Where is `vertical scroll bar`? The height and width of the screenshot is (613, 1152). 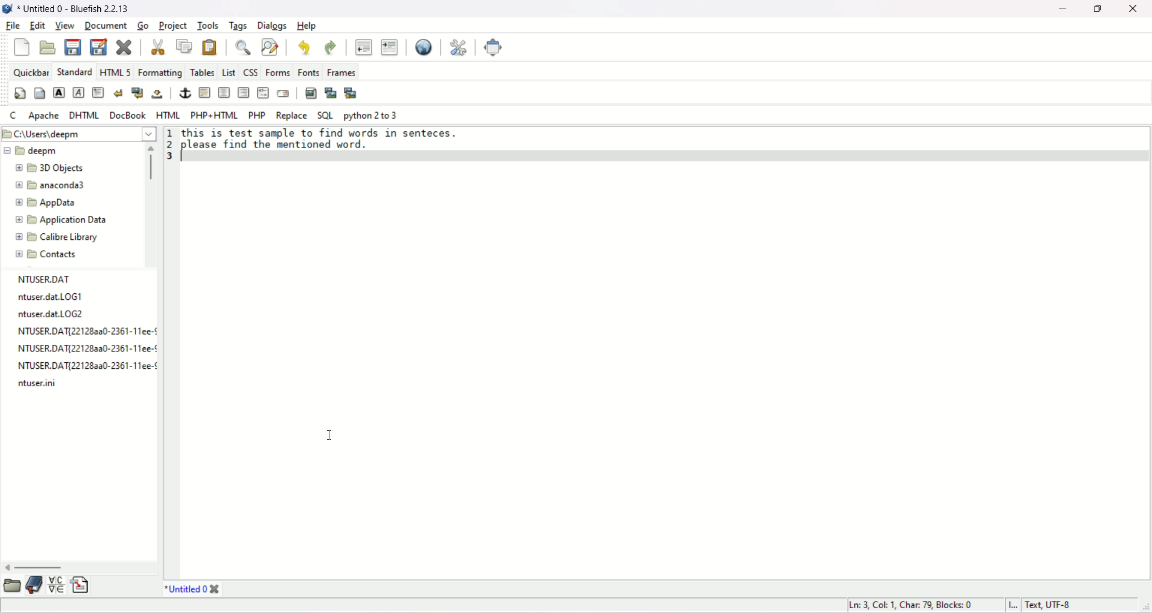 vertical scroll bar is located at coordinates (149, 164).